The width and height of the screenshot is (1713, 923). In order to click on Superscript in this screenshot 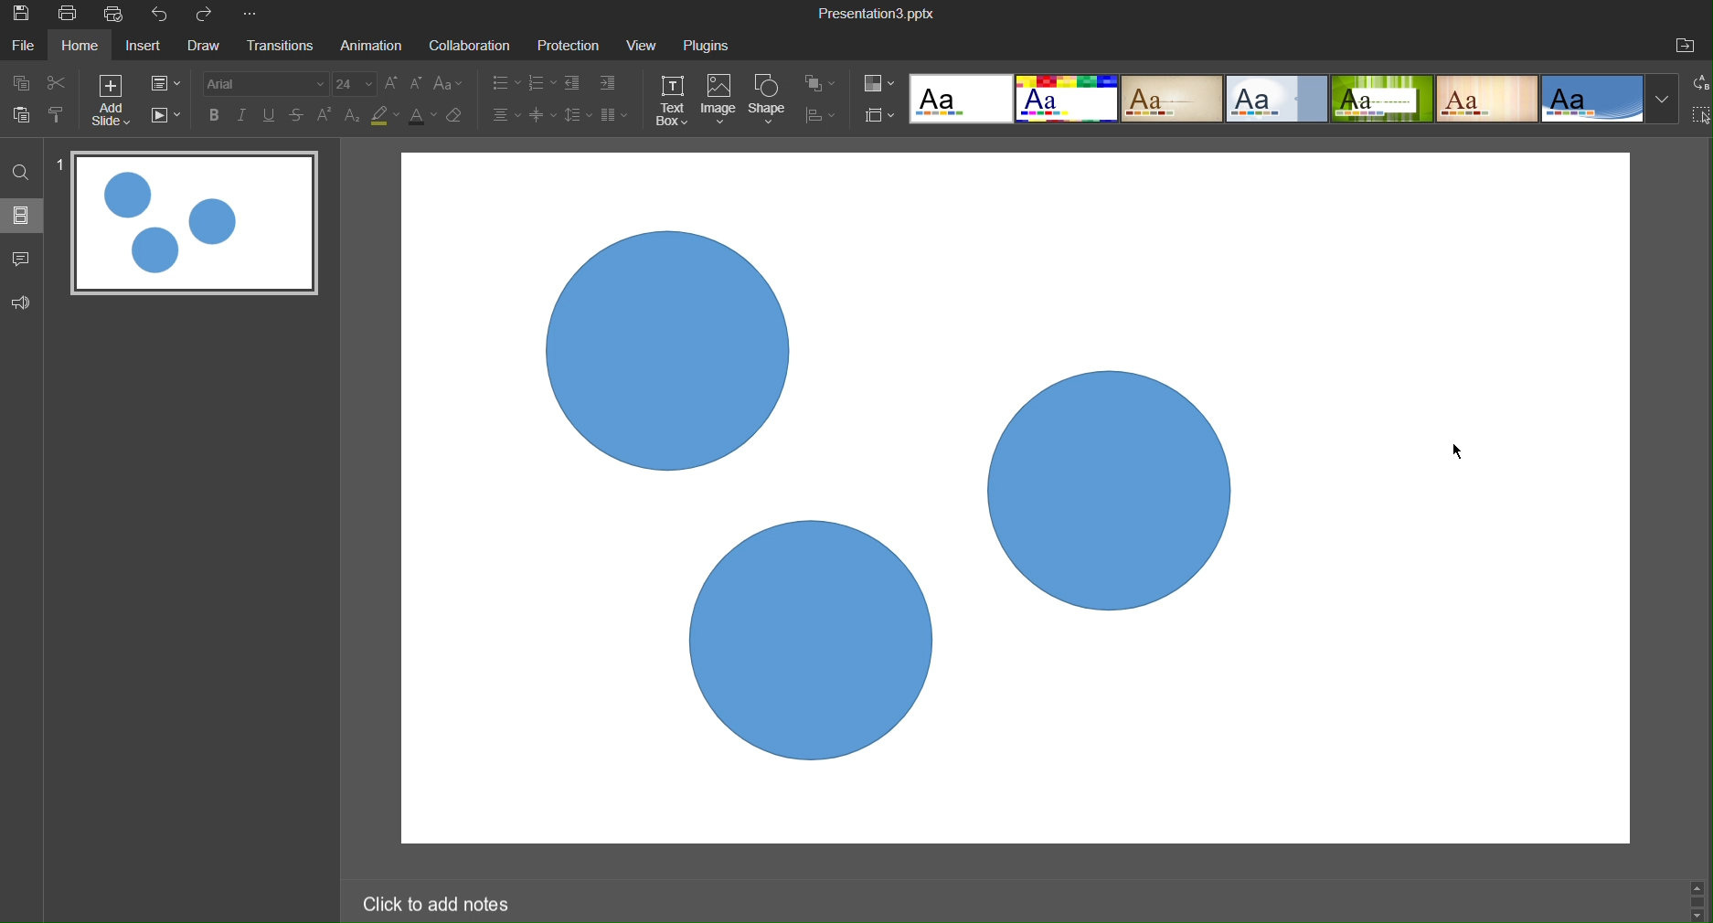, I will do `click(326, 116)`.